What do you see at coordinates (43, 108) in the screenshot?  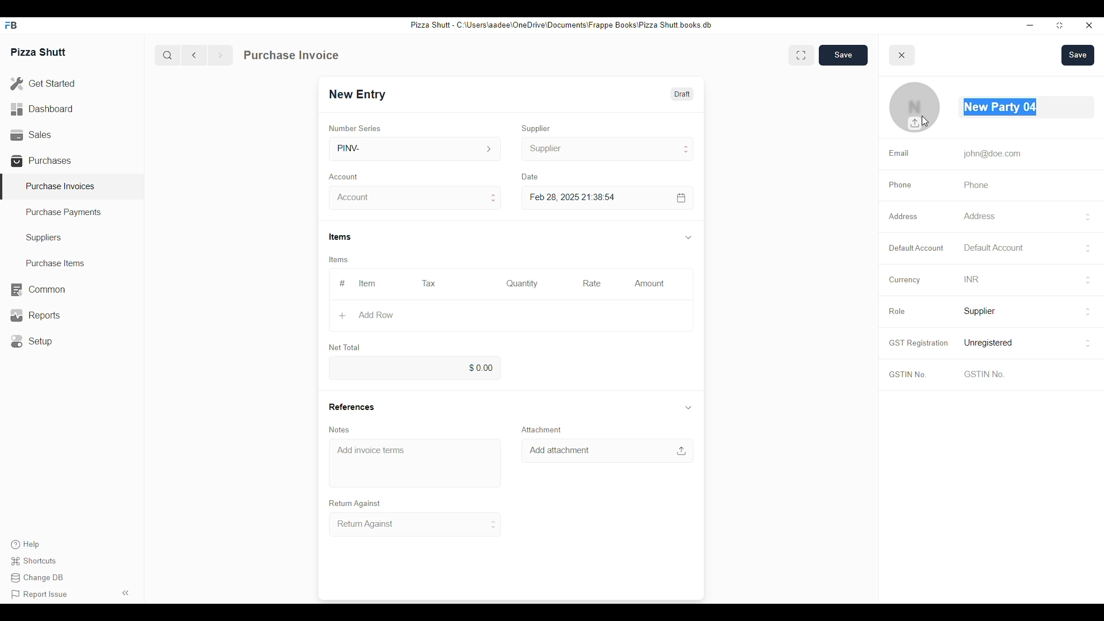 I see `Dashboard` at bounding box center [43, 108].